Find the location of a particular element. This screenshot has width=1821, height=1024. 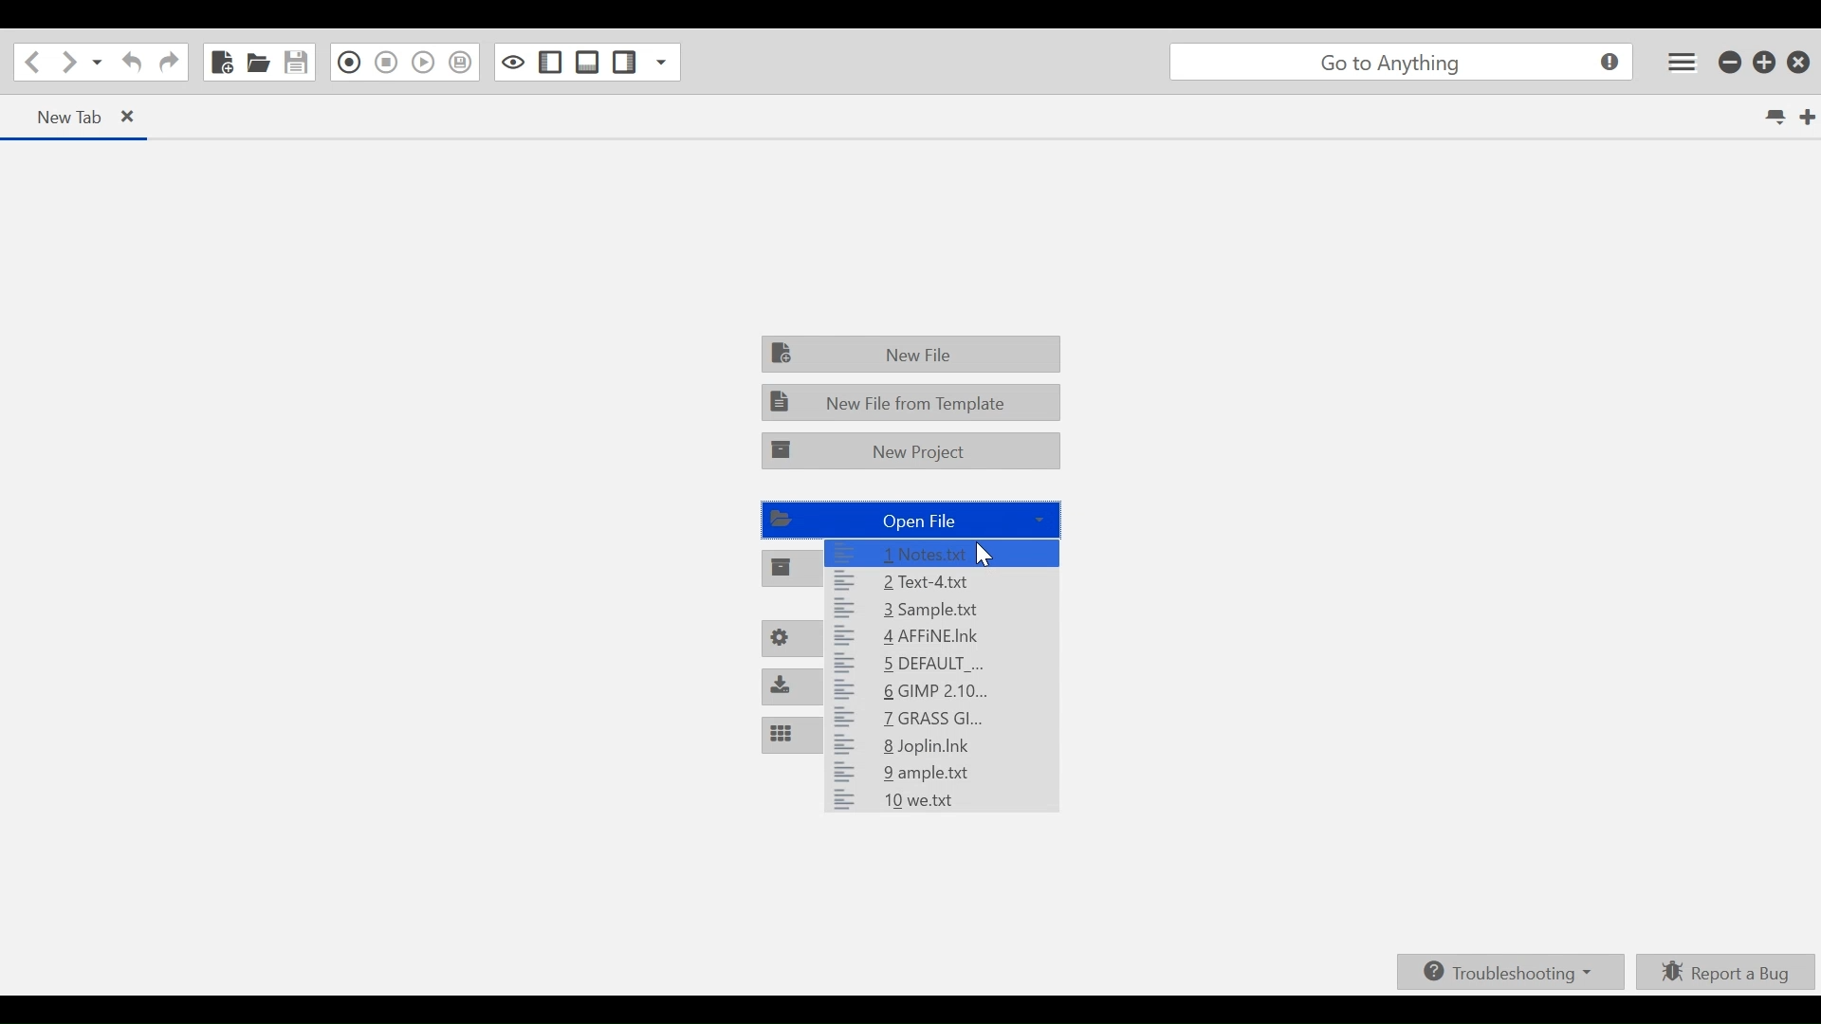

Preferences is located at coordinates (790, 640).